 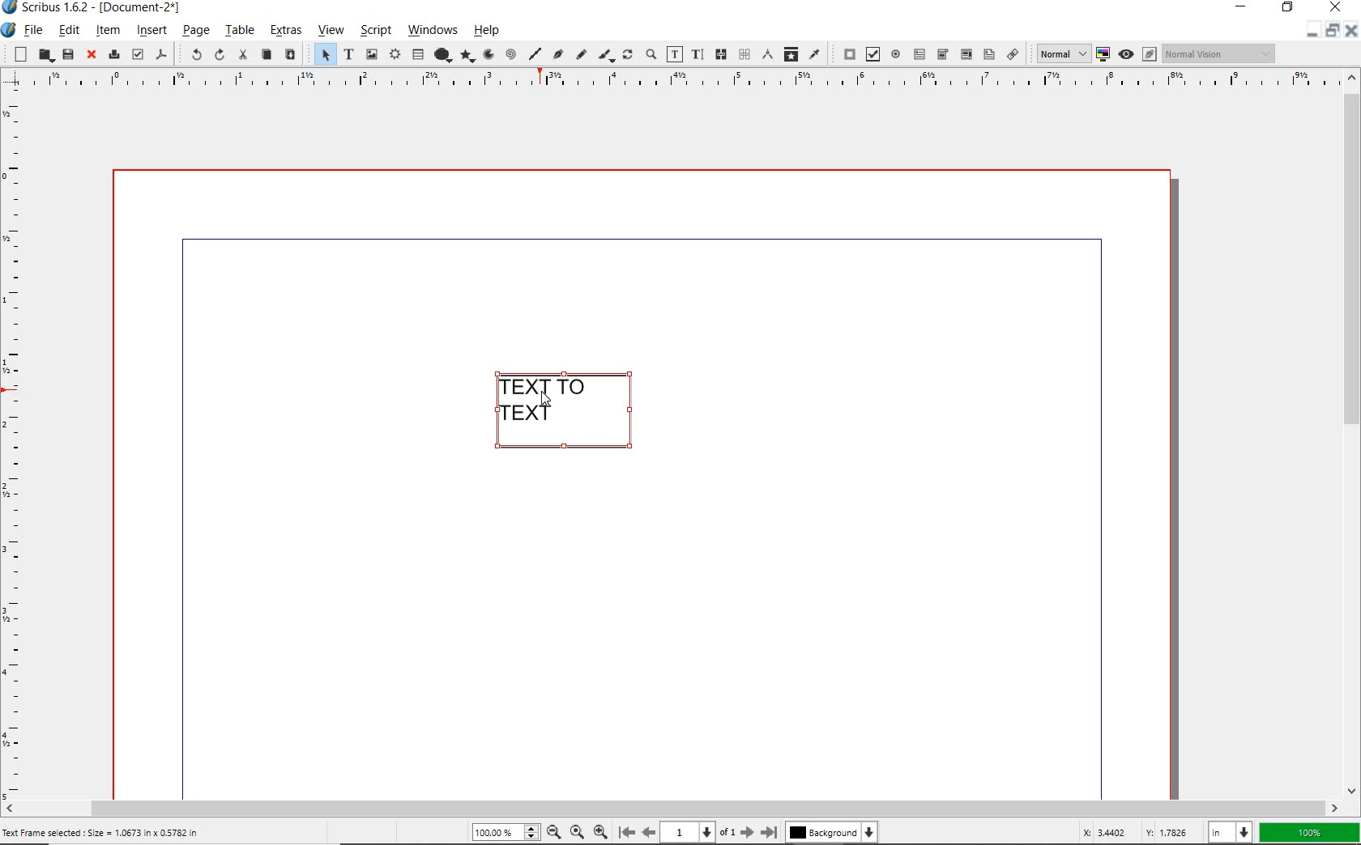 What do you see at coordinates (238, 30) in the screenshot?
I see `table` at bounding box center [238, 30].